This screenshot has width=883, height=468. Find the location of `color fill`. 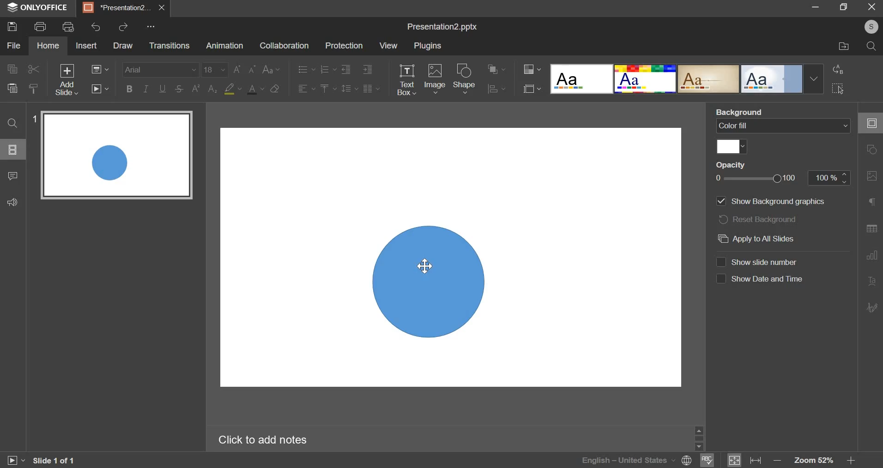

color fill is located at coordinates (730, 145).